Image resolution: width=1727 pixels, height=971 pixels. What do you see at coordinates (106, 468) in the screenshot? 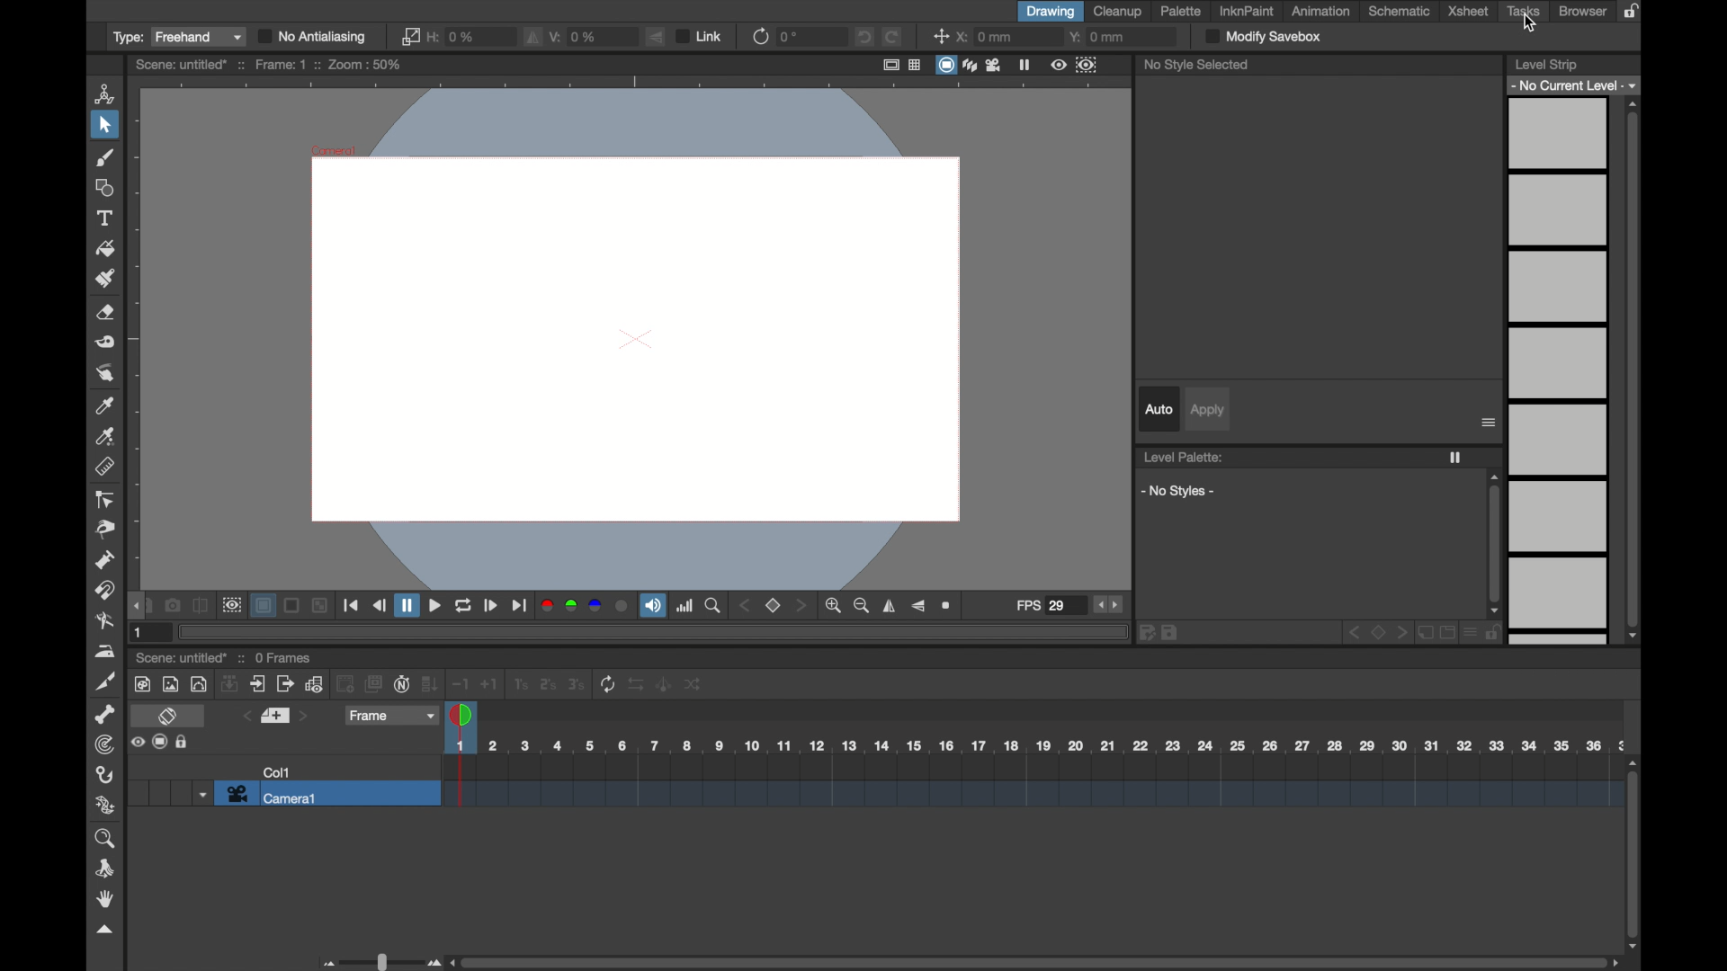
I see `ruler tool` at bounding box center [106, 468].